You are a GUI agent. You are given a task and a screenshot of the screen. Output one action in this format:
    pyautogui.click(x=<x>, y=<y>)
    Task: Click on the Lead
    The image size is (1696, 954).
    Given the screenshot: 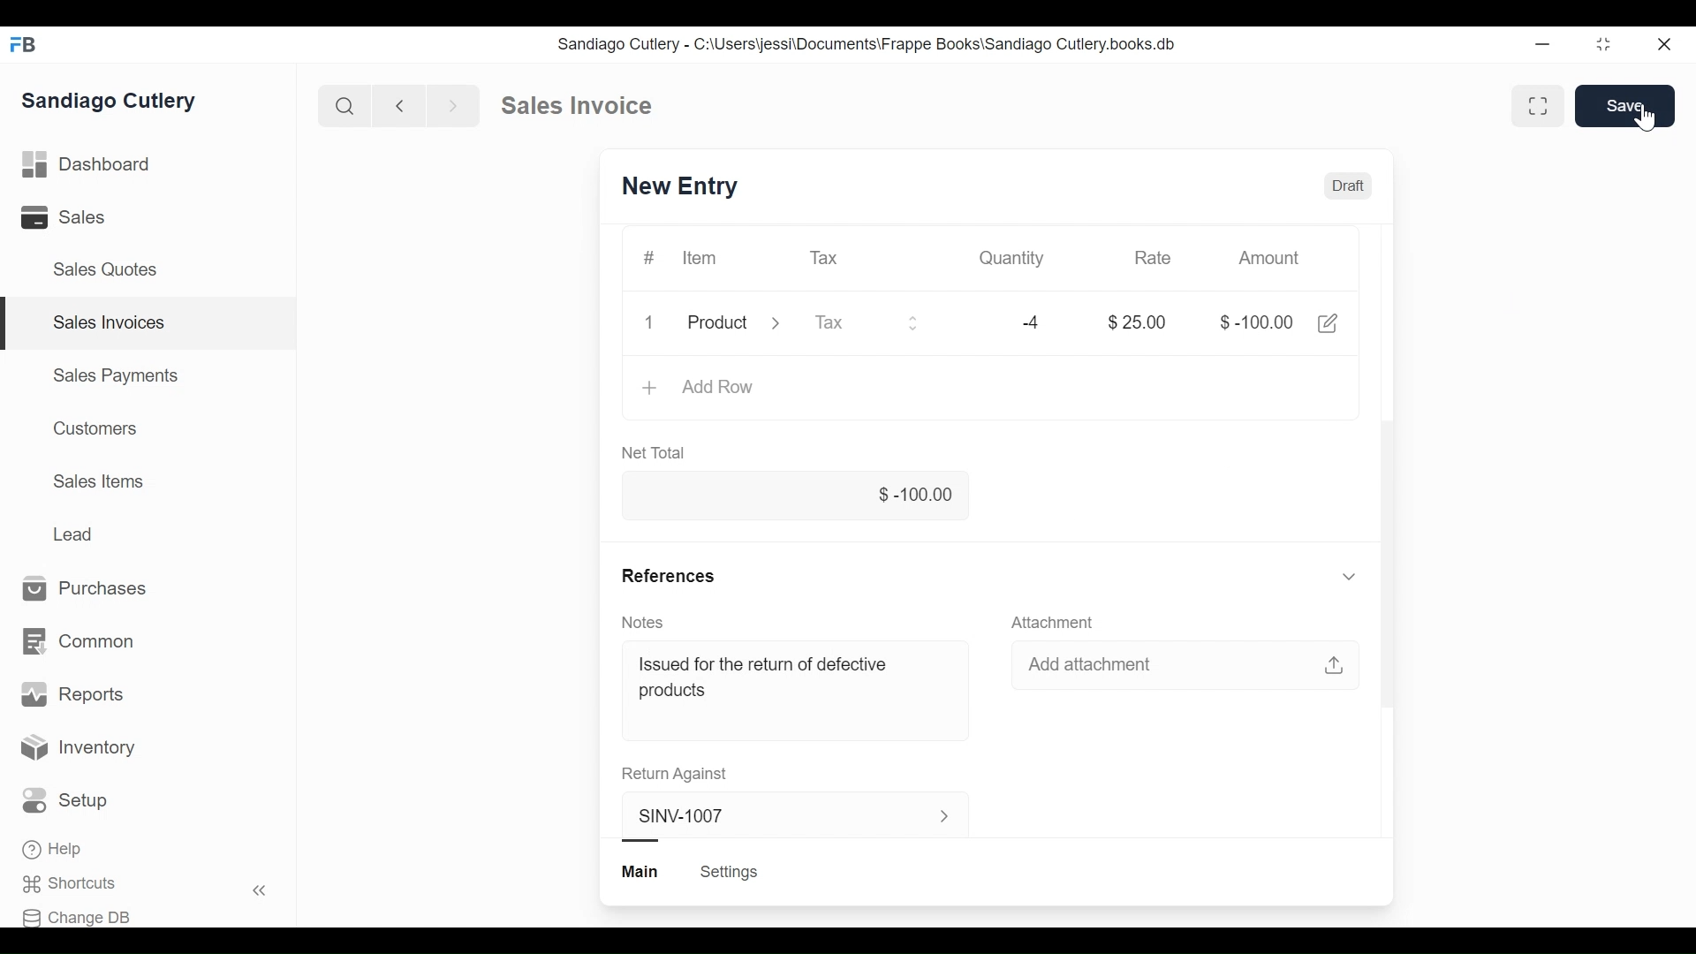 What is the action you would take?
    pyautogui.click(x=74, y=532)
    